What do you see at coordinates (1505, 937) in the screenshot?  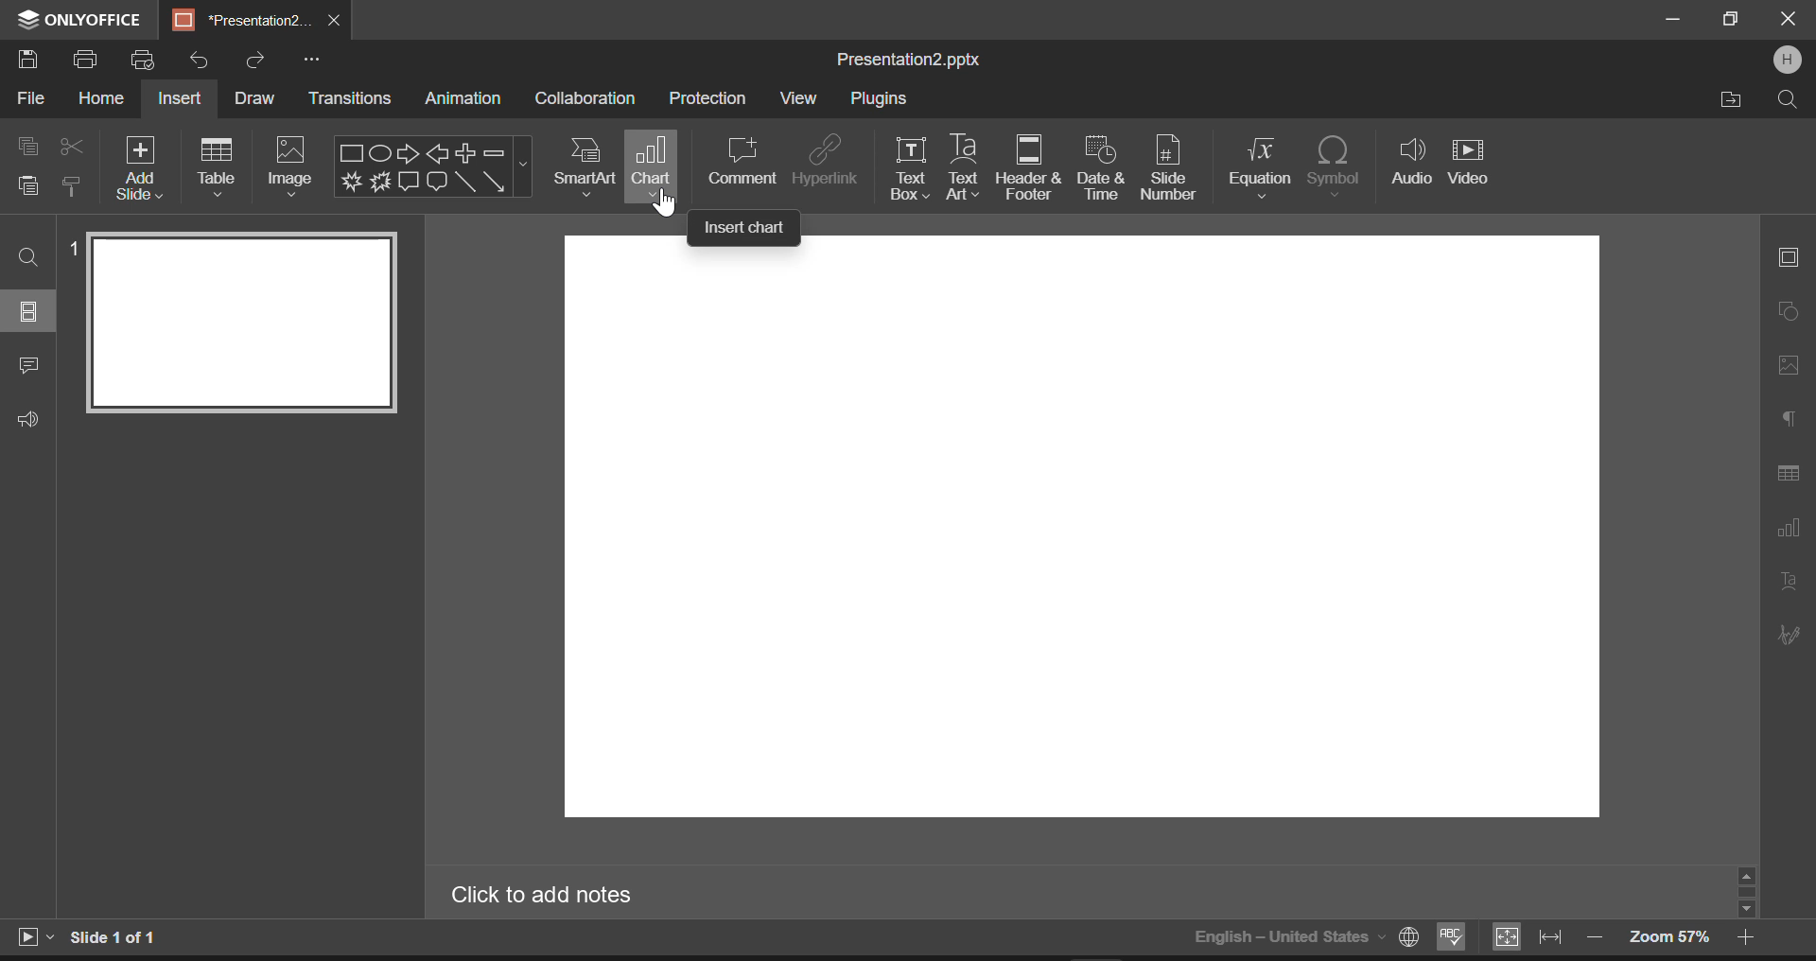 I see `Fit to slide` at bounding box center [1505, 937].